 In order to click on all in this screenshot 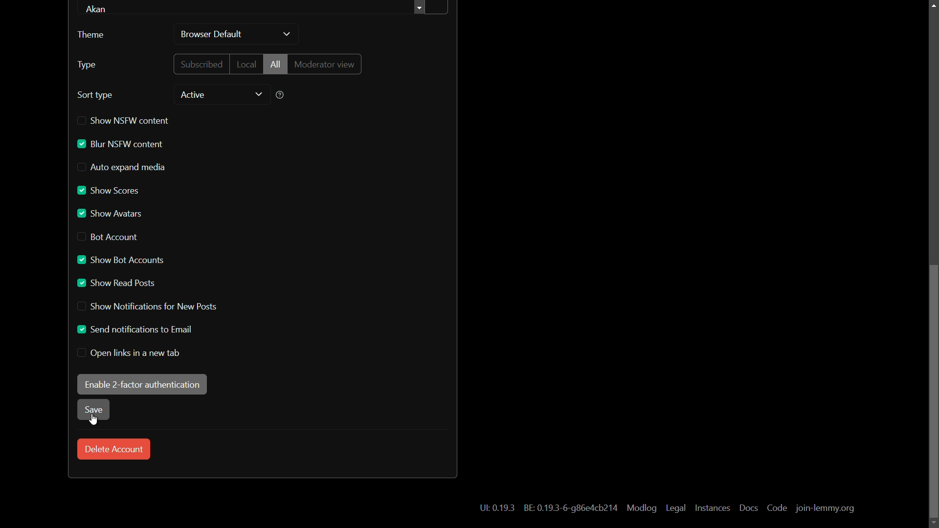, I will do `click(275, 64)`.